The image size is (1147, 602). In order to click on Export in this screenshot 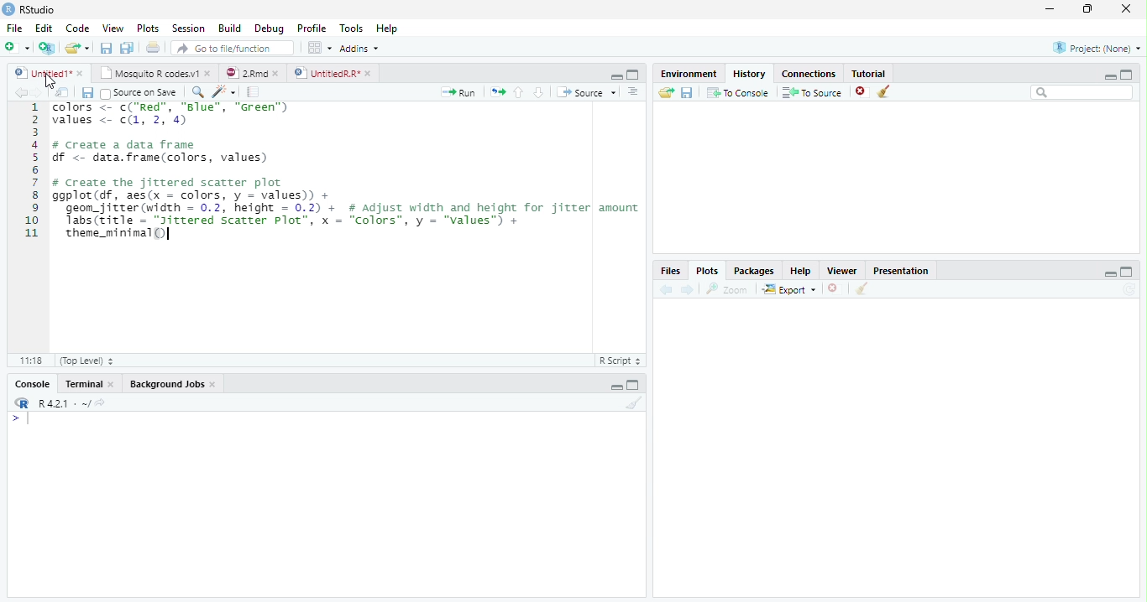, I will do `click(790, 288)`.